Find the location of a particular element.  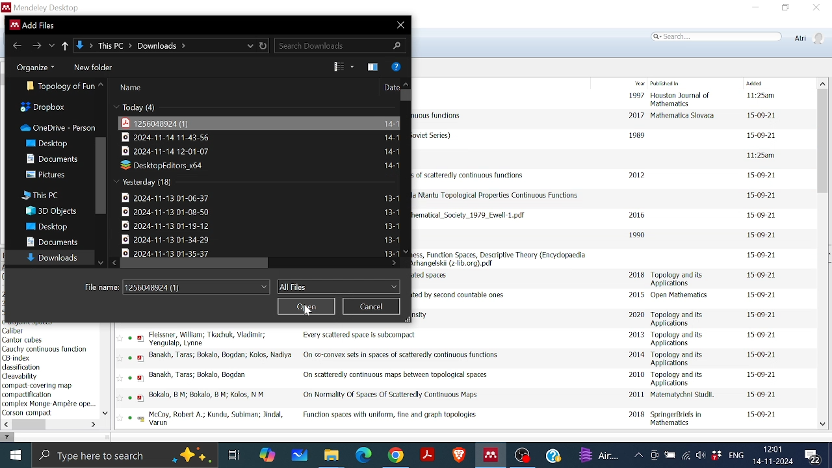

Desktop is located at coordinates (56, 226).